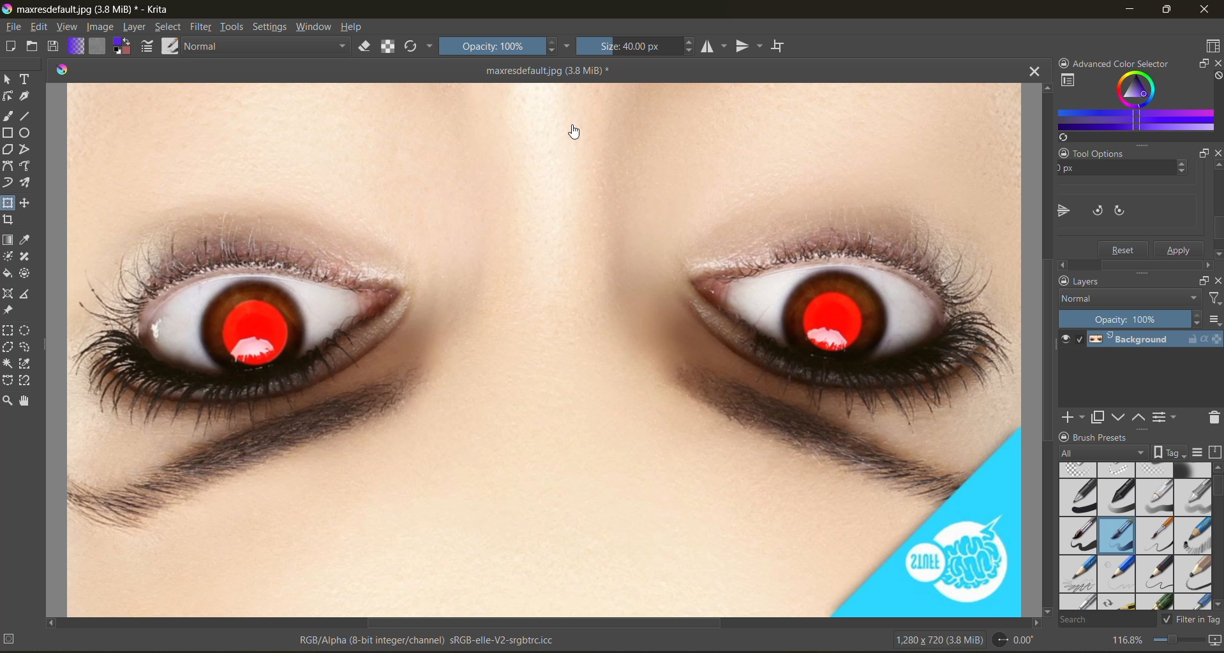 The image size is (1224, 653). Describe the element at coordinates (29, 182) in the screenshot. I see `tool` at that location.